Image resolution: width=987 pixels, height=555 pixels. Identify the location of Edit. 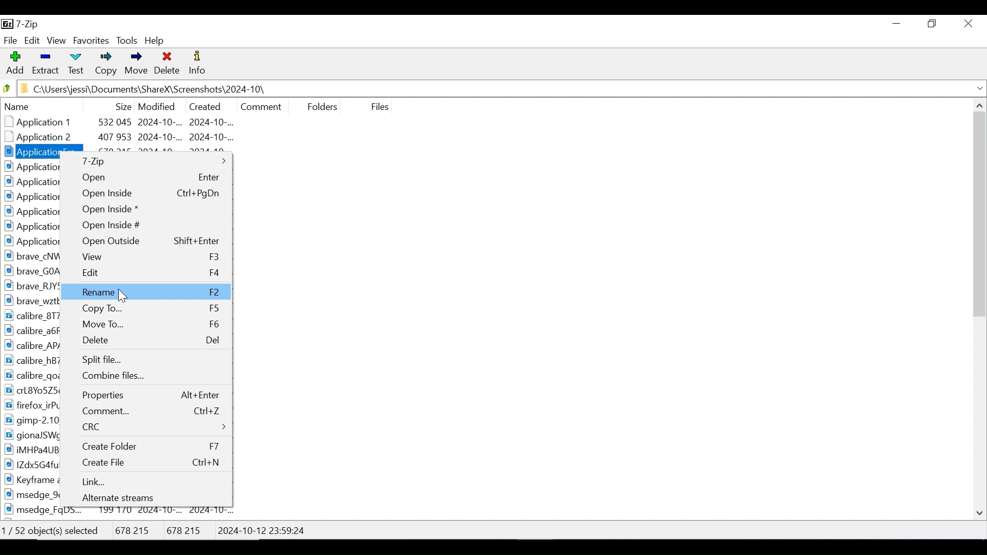
(147, 273).